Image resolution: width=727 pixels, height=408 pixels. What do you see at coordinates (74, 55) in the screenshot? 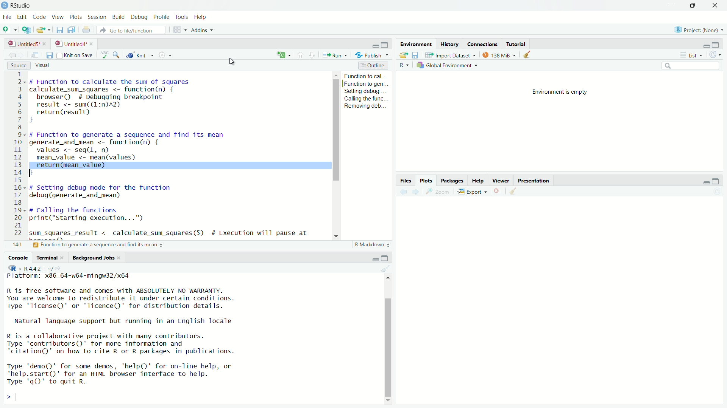
I see `source on save` at bounding box center [74, 55].